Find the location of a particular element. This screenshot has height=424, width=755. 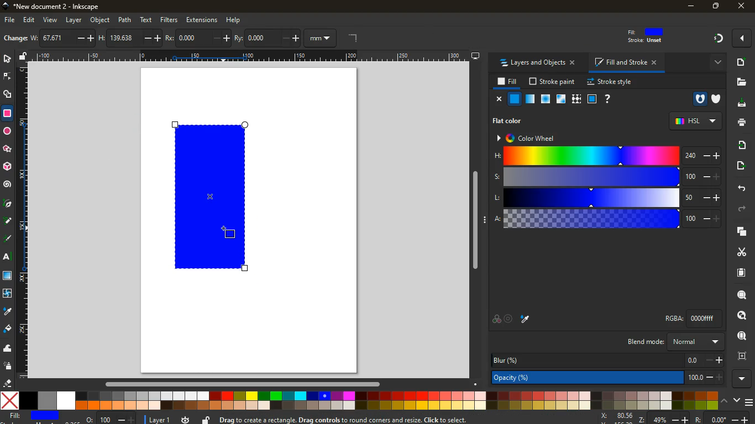

angle is located at coordinates (354, 36).